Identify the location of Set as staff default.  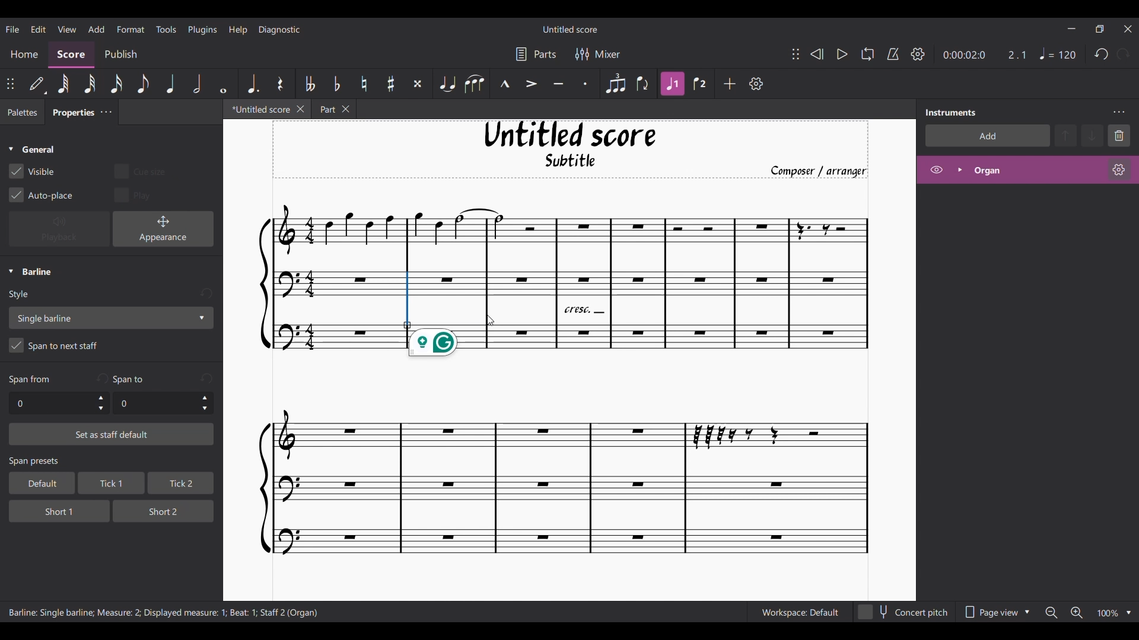
(112, 434).